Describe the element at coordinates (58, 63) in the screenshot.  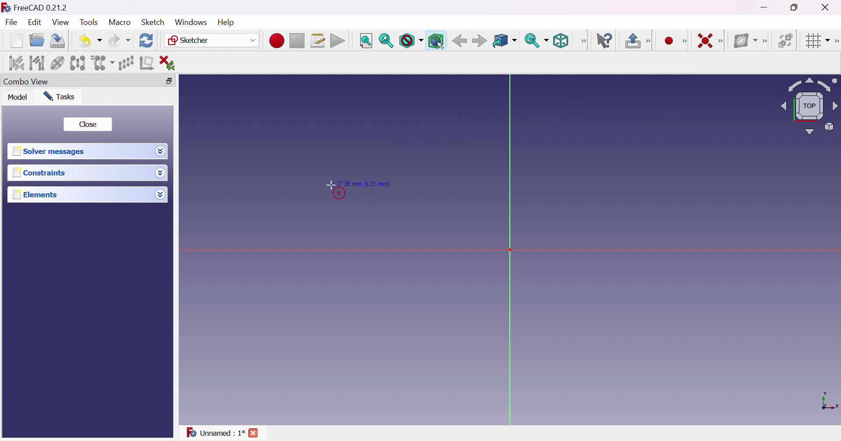
I see `Show/hide internal geometry` at that location.